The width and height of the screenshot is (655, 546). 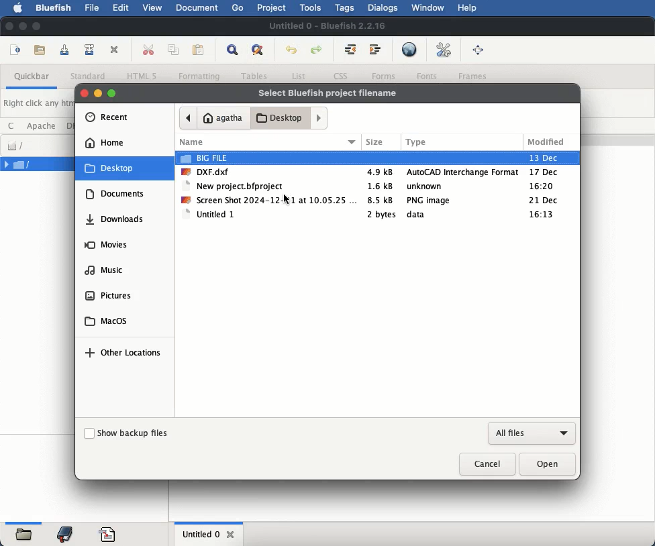 I want to click on redo, so click(x=318, y=50).